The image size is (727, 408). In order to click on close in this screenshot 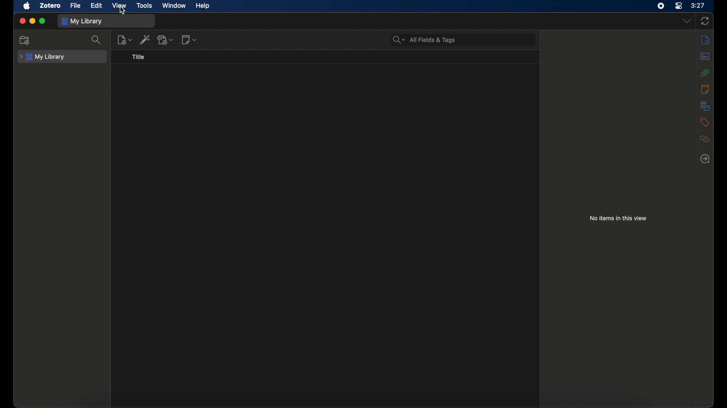, I will do `click(22, 21)`.